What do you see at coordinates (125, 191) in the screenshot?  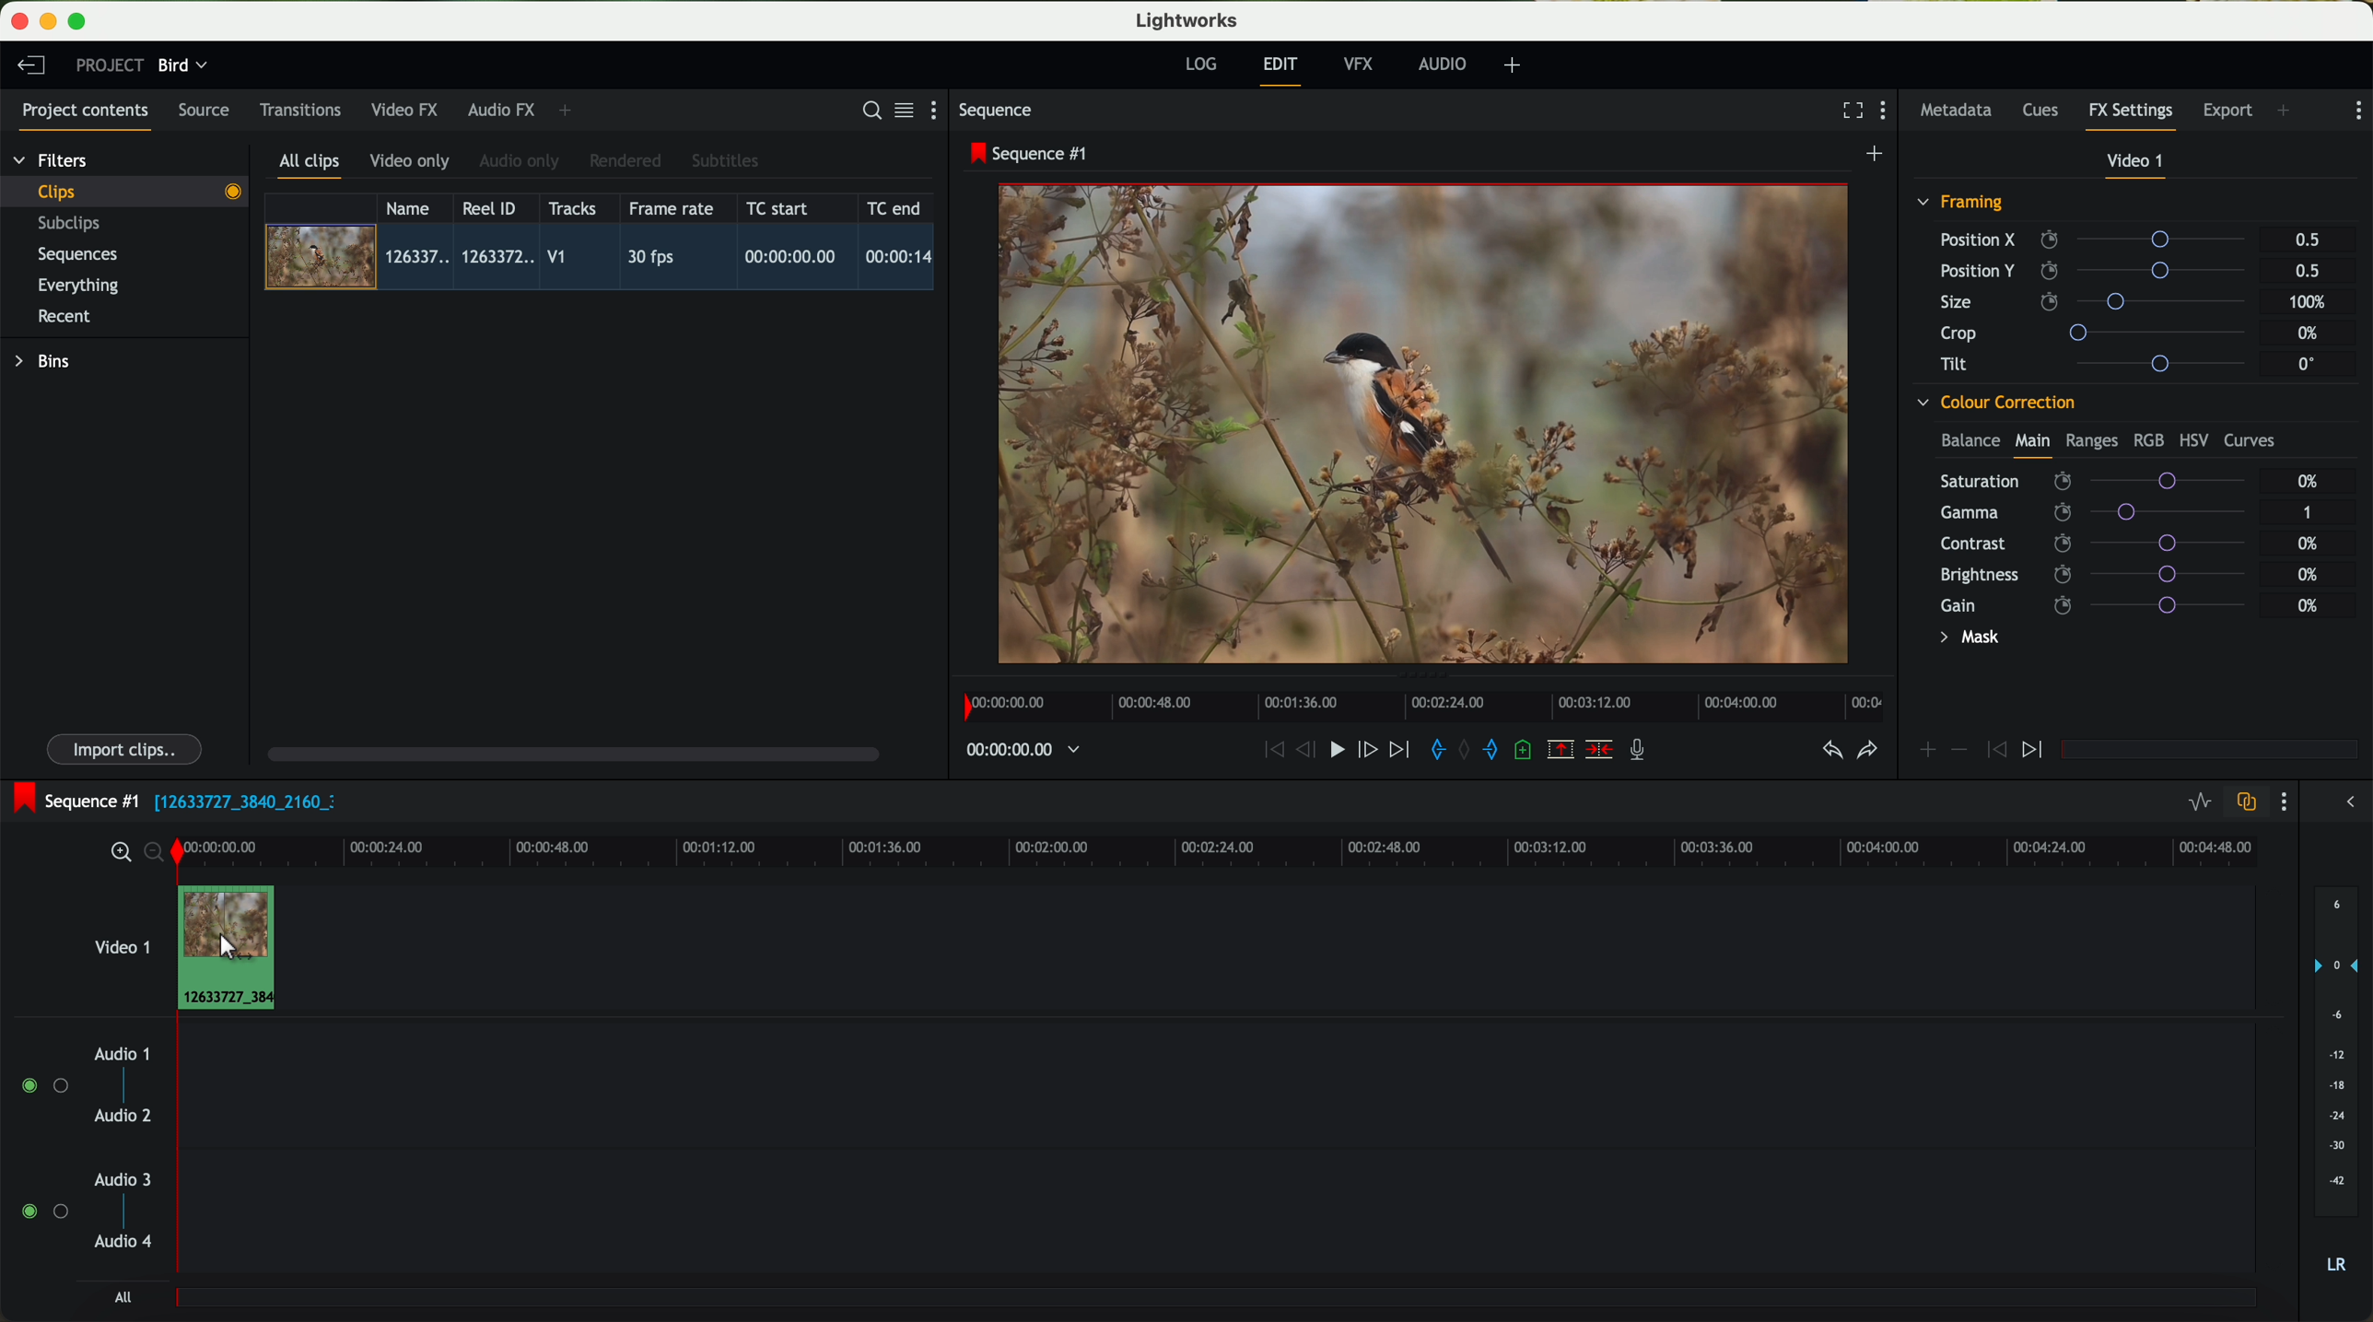 I see `clips` at bounding box center [125, 191].